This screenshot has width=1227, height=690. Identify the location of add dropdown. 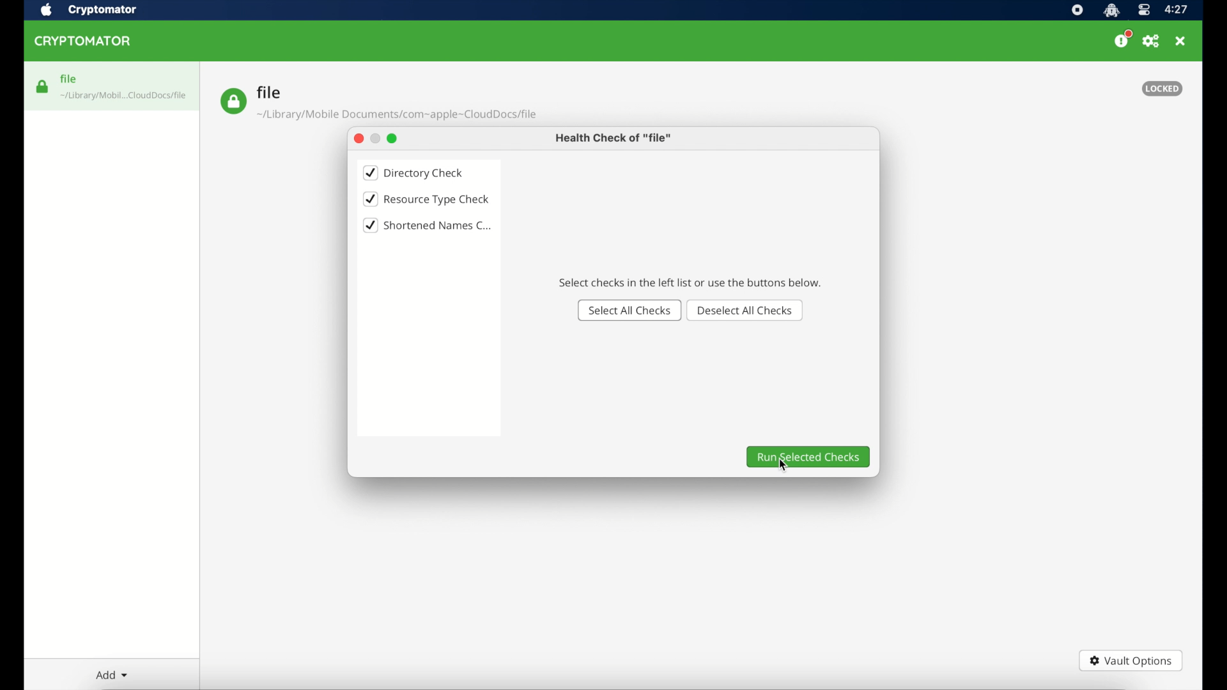
(110, 675).